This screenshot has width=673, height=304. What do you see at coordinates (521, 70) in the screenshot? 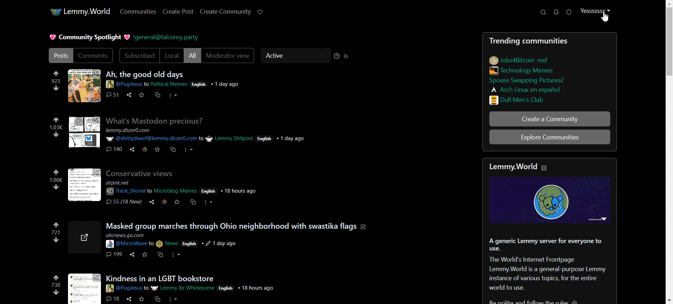
I see `link` at bounding box center [521, 70].